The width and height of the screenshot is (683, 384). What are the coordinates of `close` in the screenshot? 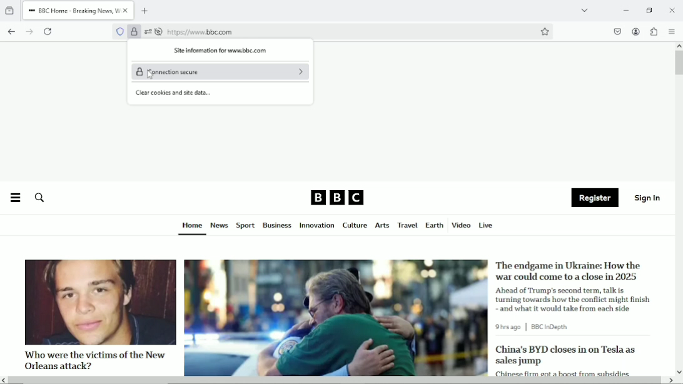 It's located at (672, 9).